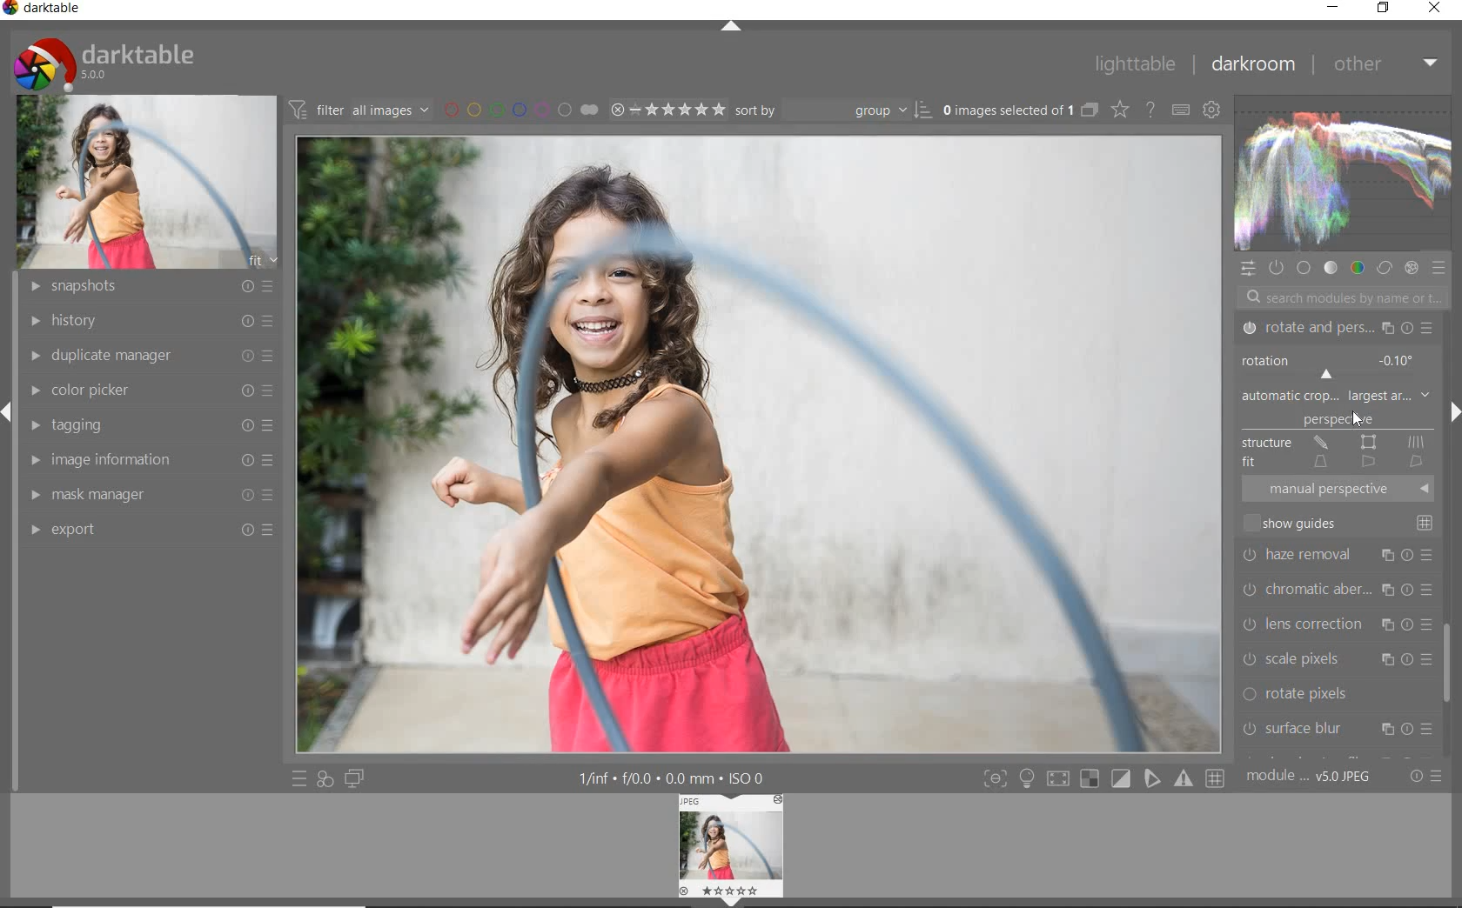 The height and width of the screenshot is (908, 1462). Describe the element at coordinates (520, 109) in the screenshot. I see `filter by image color label` at that location.